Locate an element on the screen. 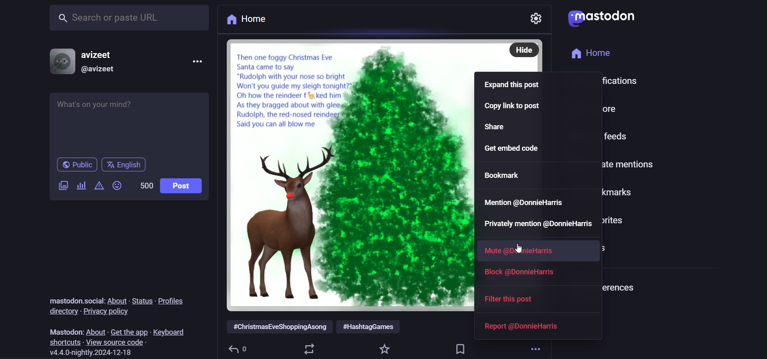 This screenshot has height=359, width=767. hide is located at coordinates (524, 49).